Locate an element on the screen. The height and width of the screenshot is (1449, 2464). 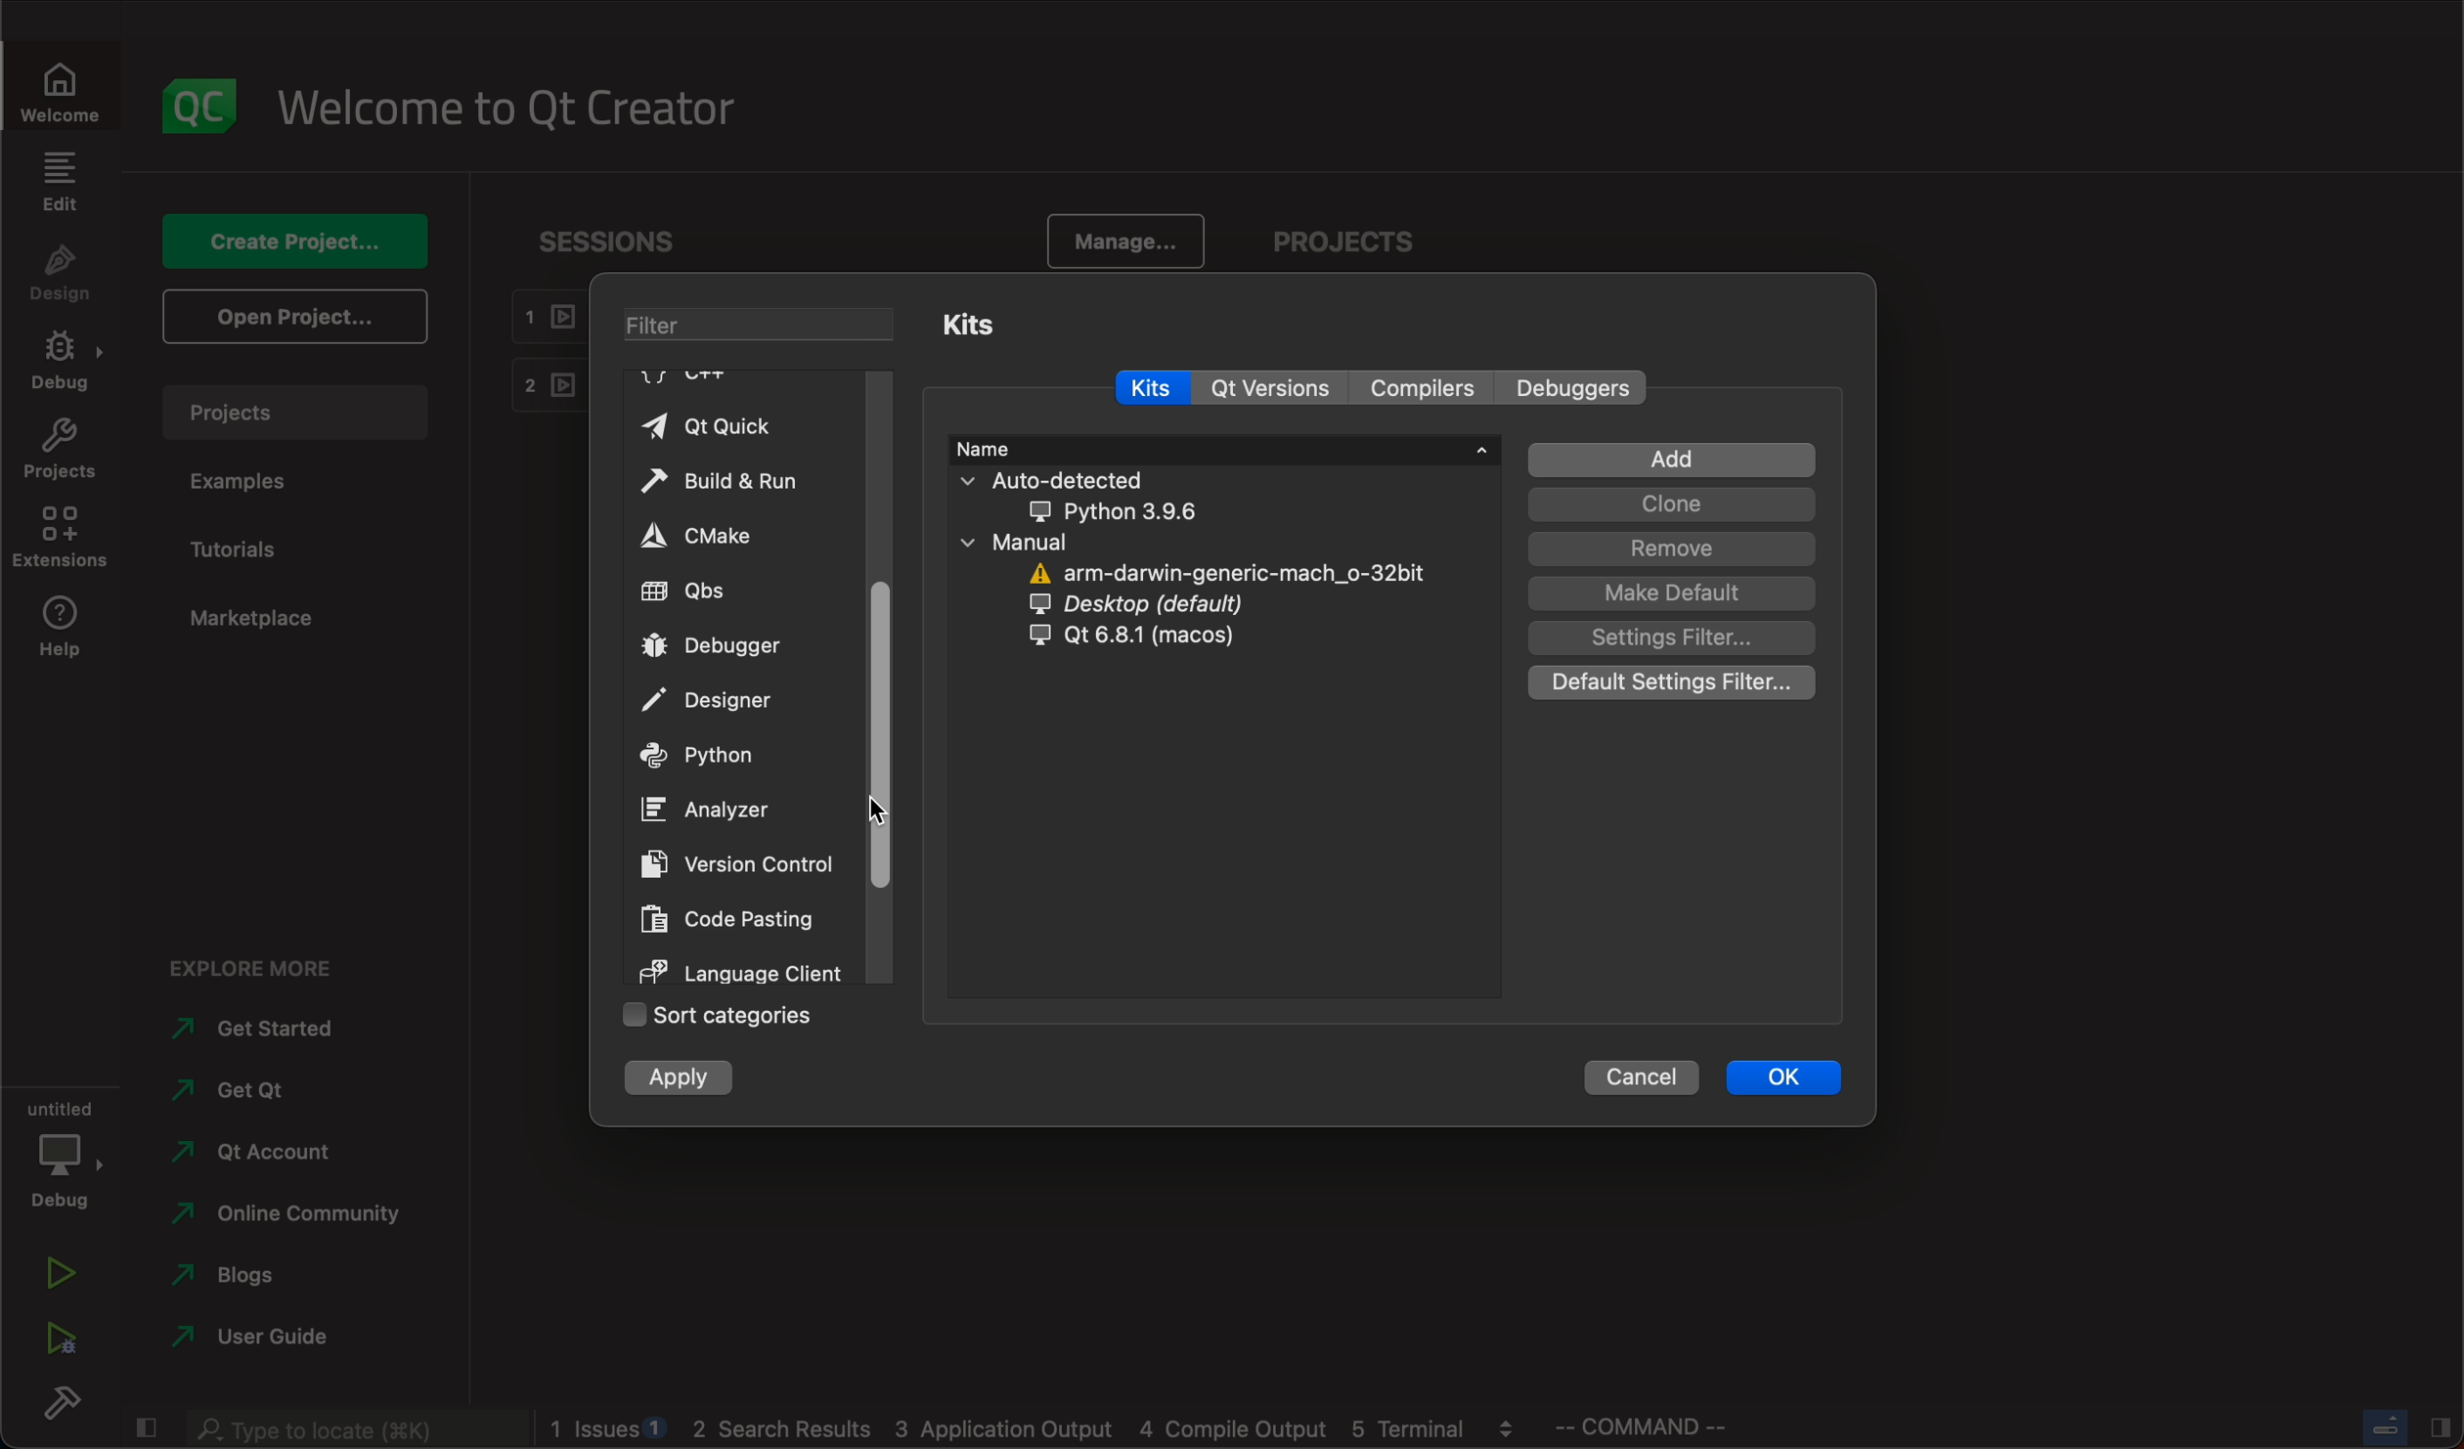
sort  is located at coordinates (722, 1015).